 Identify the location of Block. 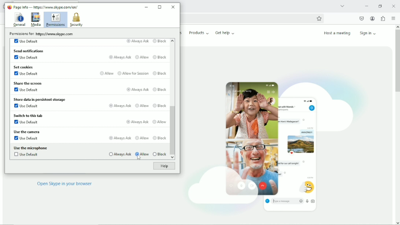
(160, 41).